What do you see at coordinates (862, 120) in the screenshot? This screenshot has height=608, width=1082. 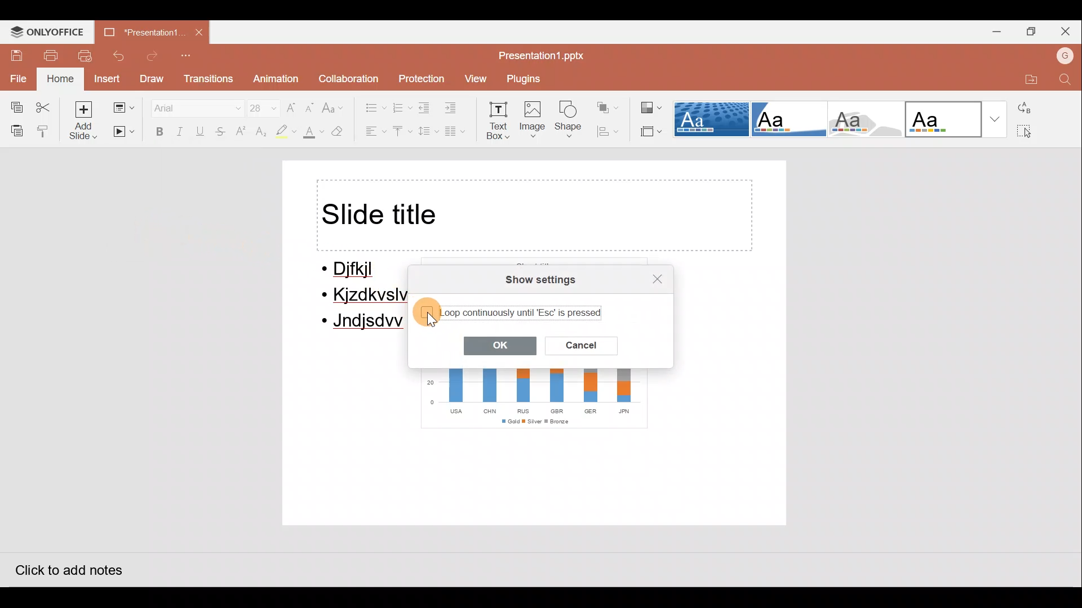 I see `Turtle` at bounding box center [862, 120].